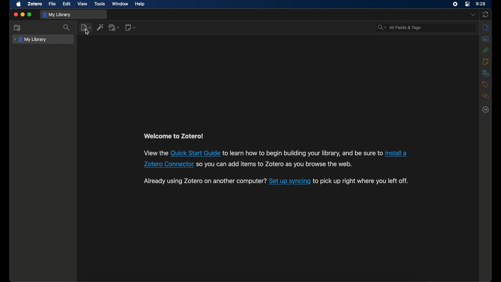 The height and width of the screenshot is (282, 501). What do you see at coordinates (67, 4) in the screenshot?
I see `edit` at bounding box center [67, 4].